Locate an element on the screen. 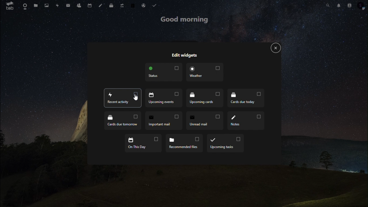 The image size is (368, 207). on this day is located at coordinates (143, 143).